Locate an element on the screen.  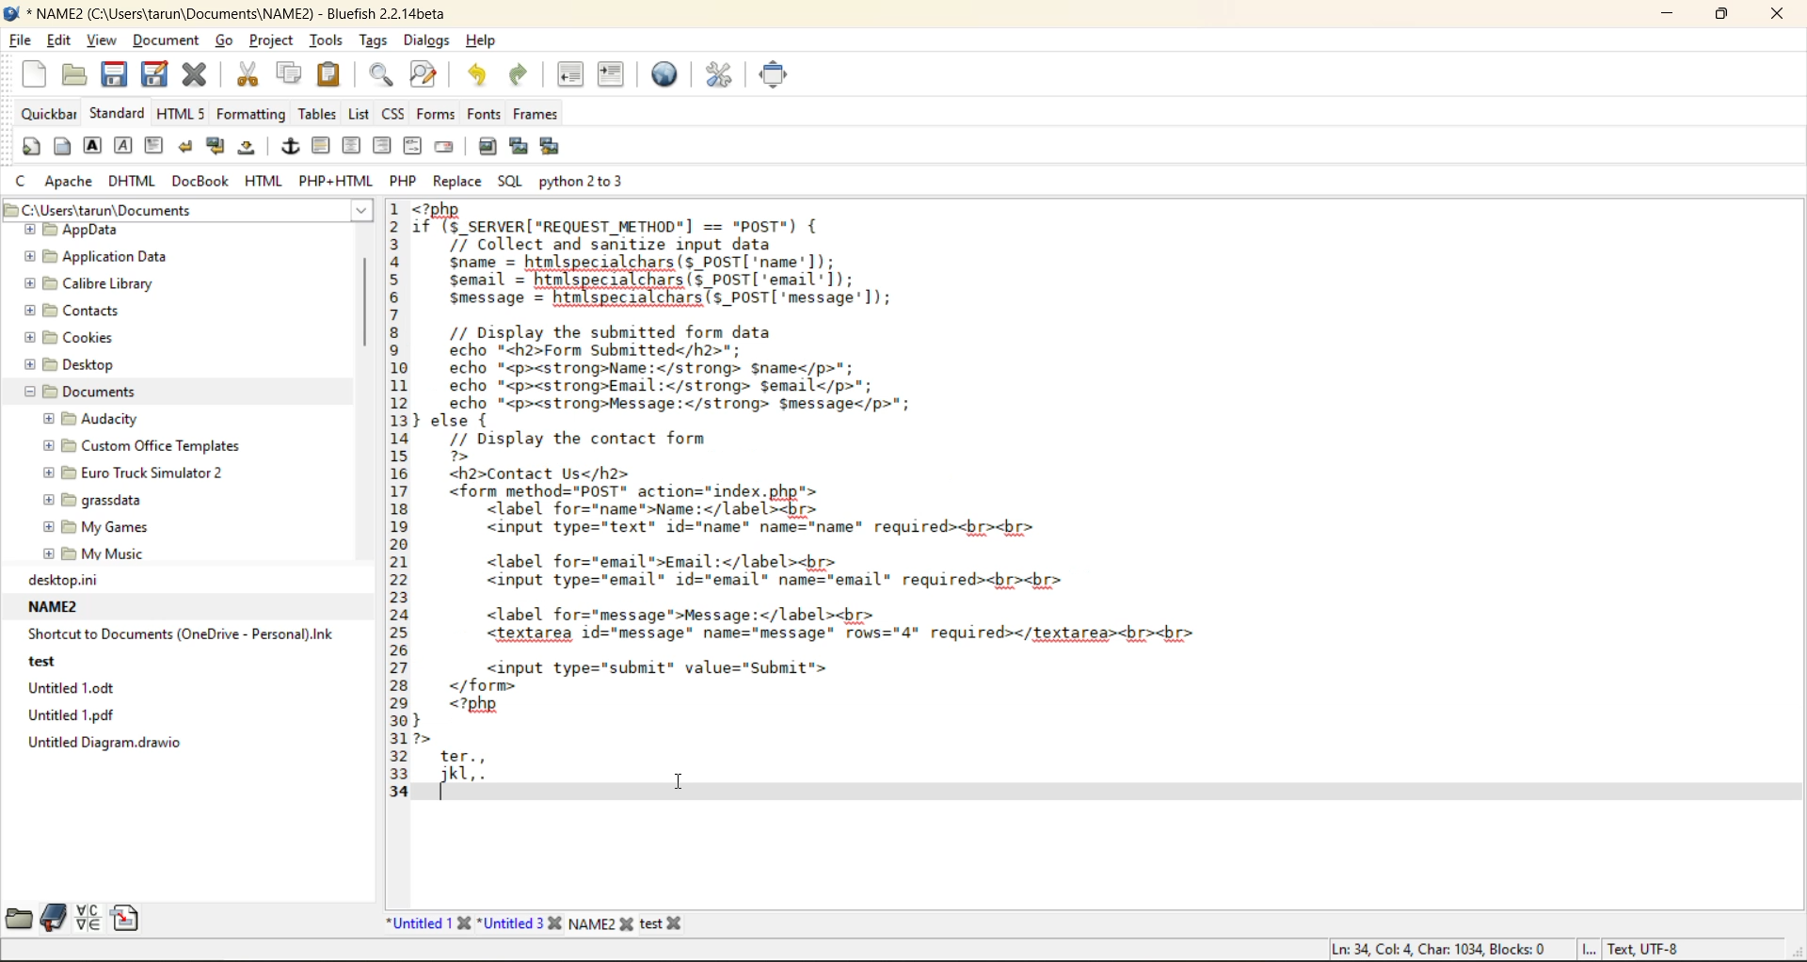
maximize is located at coordinates (1721, 15).